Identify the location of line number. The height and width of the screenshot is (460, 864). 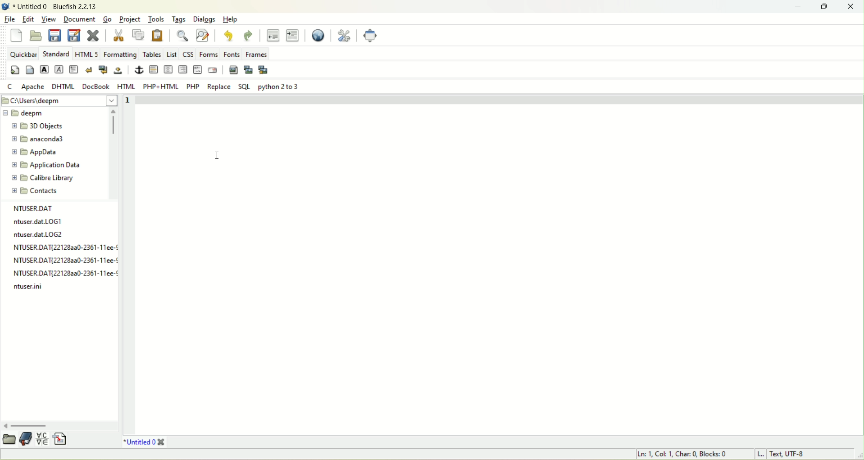
(127, 103).